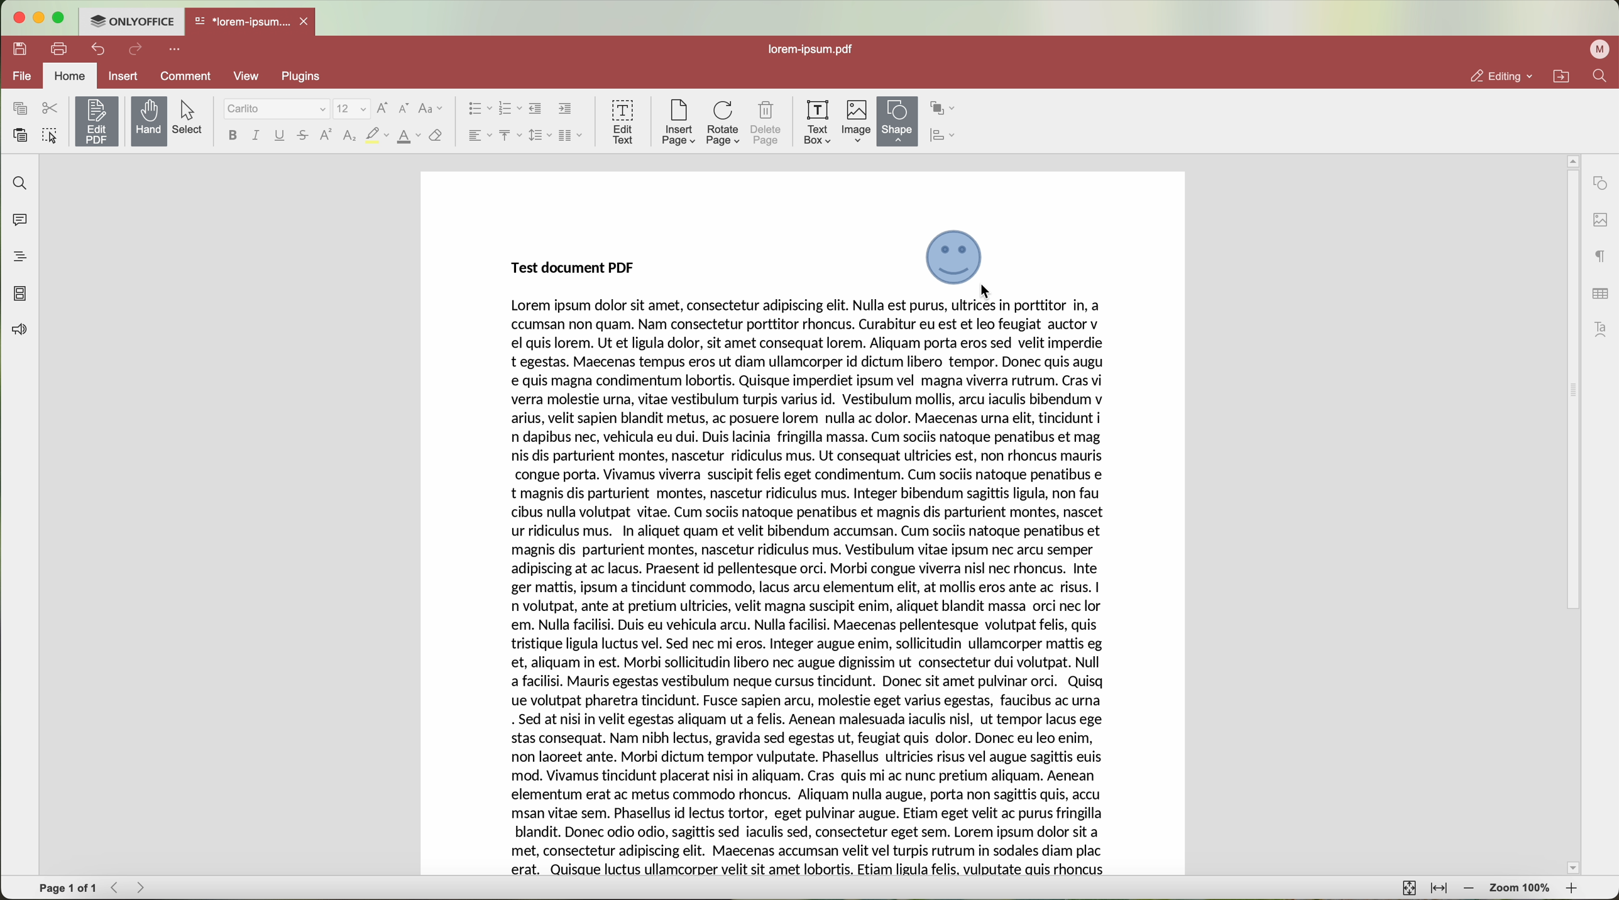  What do you see at coordinates (992, 297) in the screenshot?
I see `CURSOR` at bounding box center [992, 297].